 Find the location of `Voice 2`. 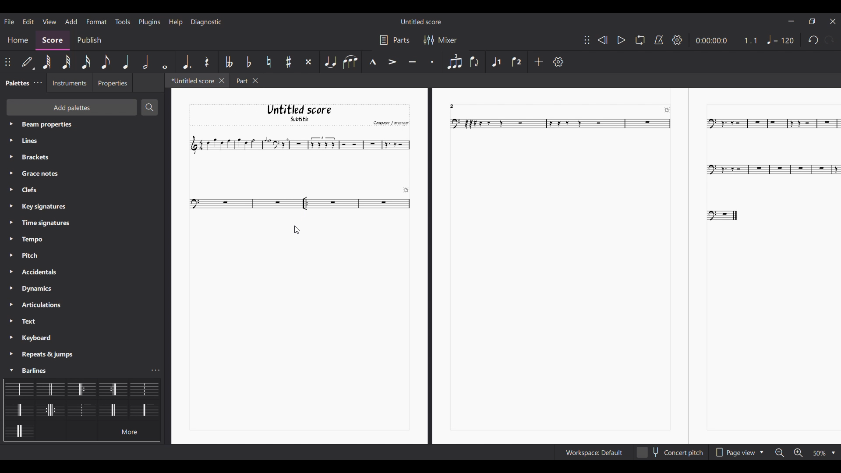

Voice 2 is located at coordinates (516, 62).